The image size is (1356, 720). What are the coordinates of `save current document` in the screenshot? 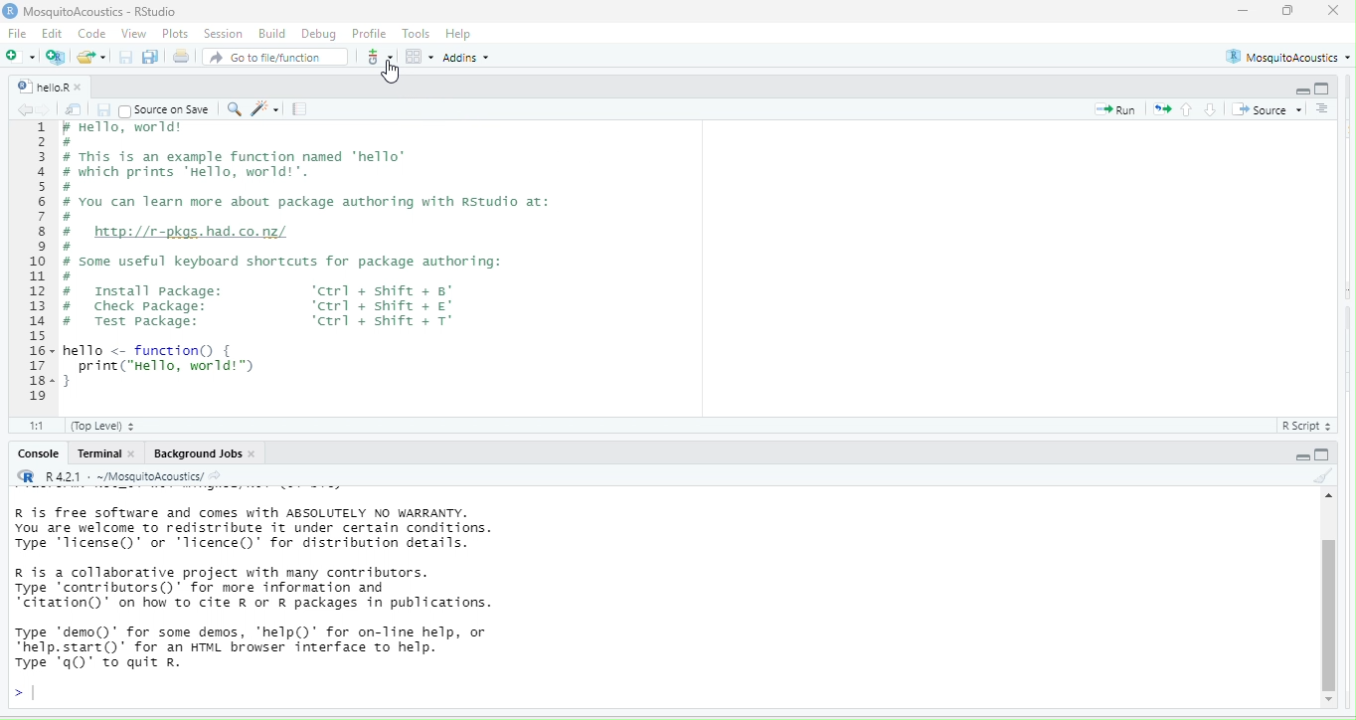 It's located at (124, 57).